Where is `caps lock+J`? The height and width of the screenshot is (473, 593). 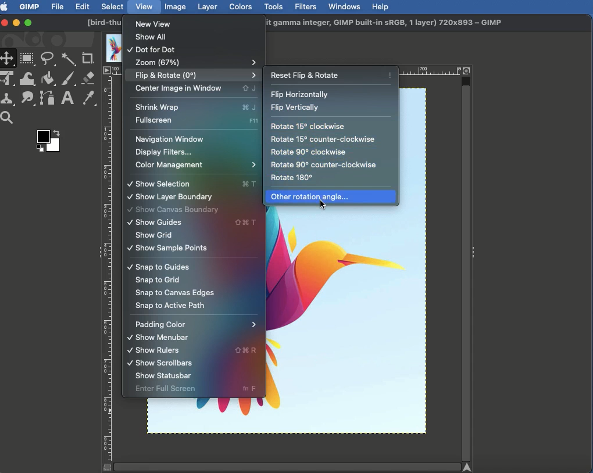
caps lock+J is located at coordinates (249, 88).